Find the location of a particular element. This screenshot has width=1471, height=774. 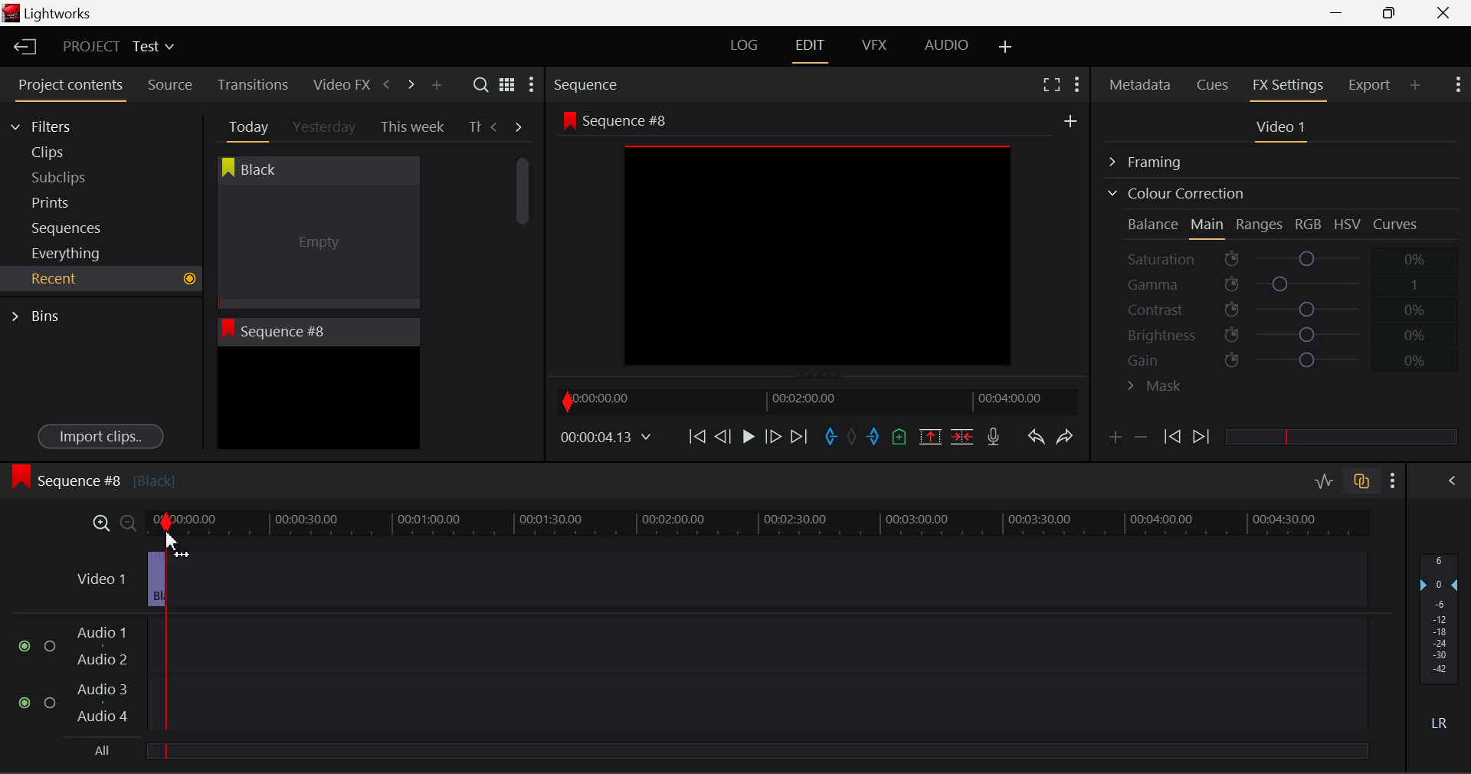

Video 1 Settings is located at coordinates (1283, 130).